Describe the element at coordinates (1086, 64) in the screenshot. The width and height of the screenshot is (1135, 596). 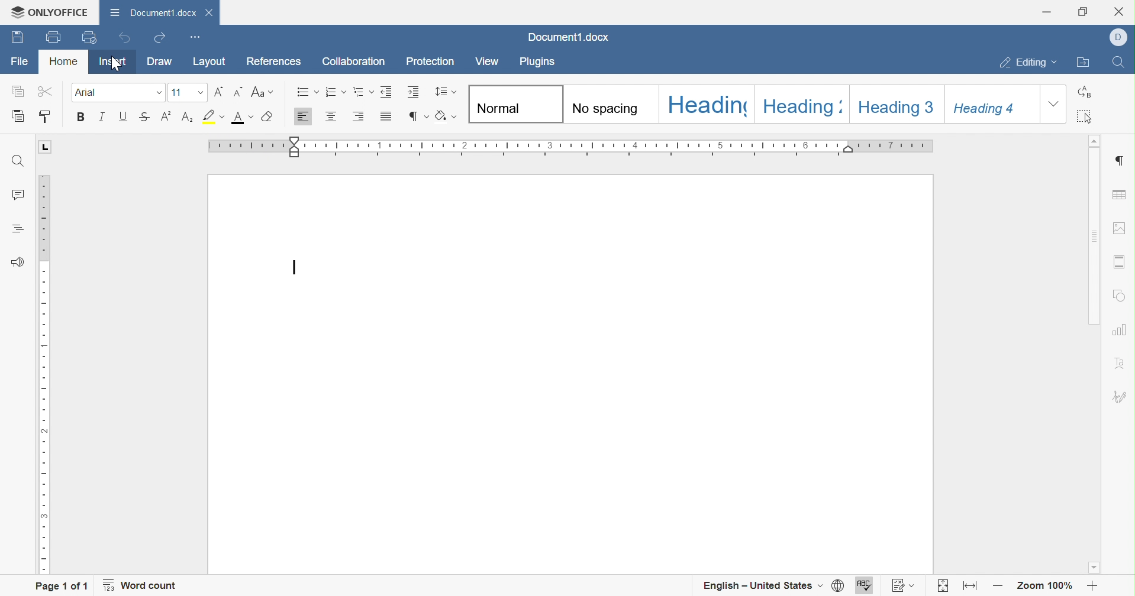
I see `Open file location` at that location.